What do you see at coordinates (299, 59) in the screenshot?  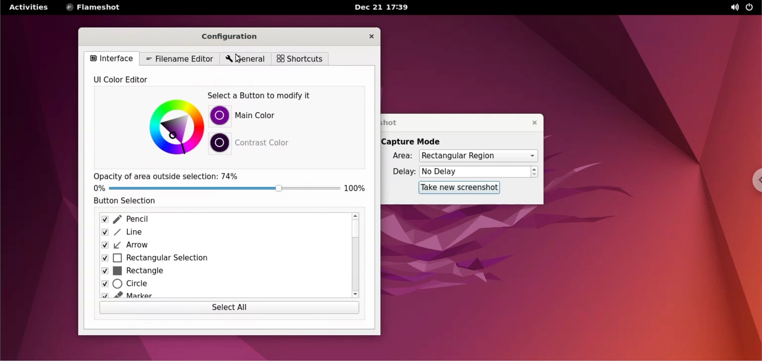 I see `shortcuts` at bounding box center [299, 59].